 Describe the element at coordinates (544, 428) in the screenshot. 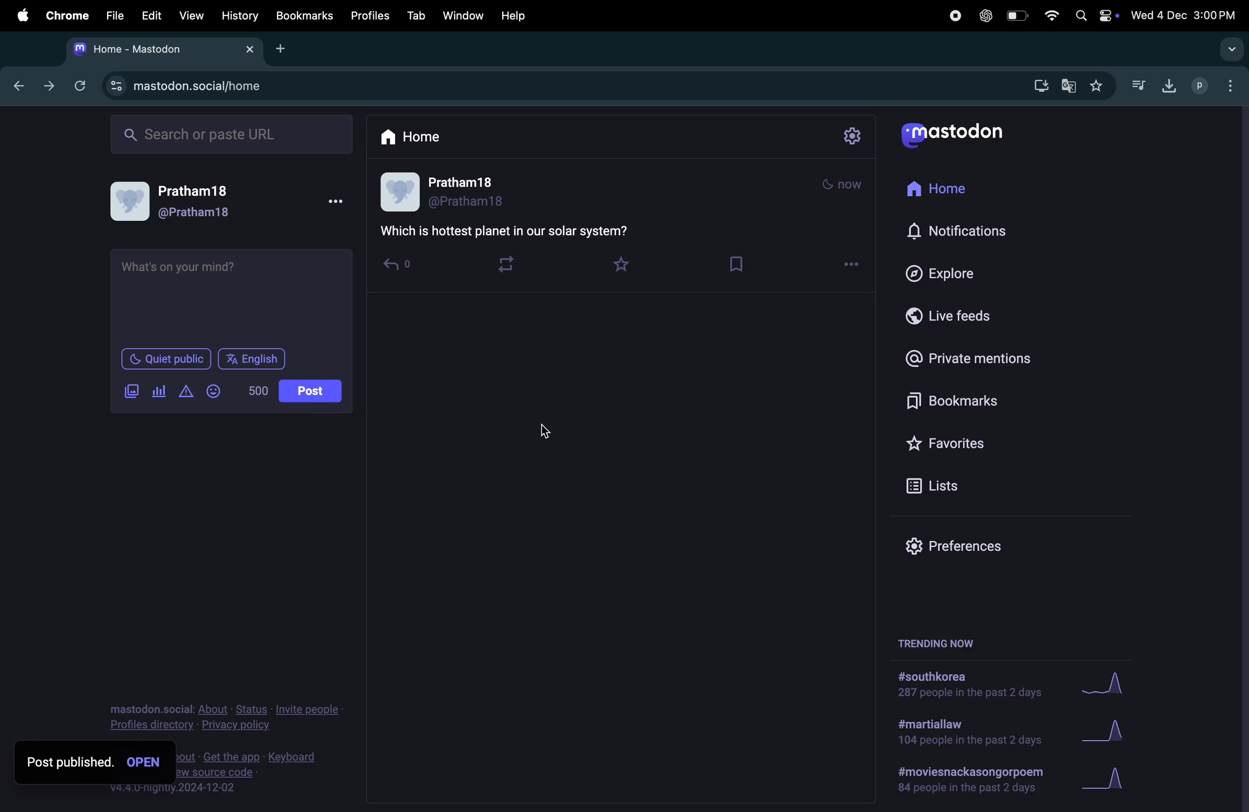

I see `cursor` at that location.